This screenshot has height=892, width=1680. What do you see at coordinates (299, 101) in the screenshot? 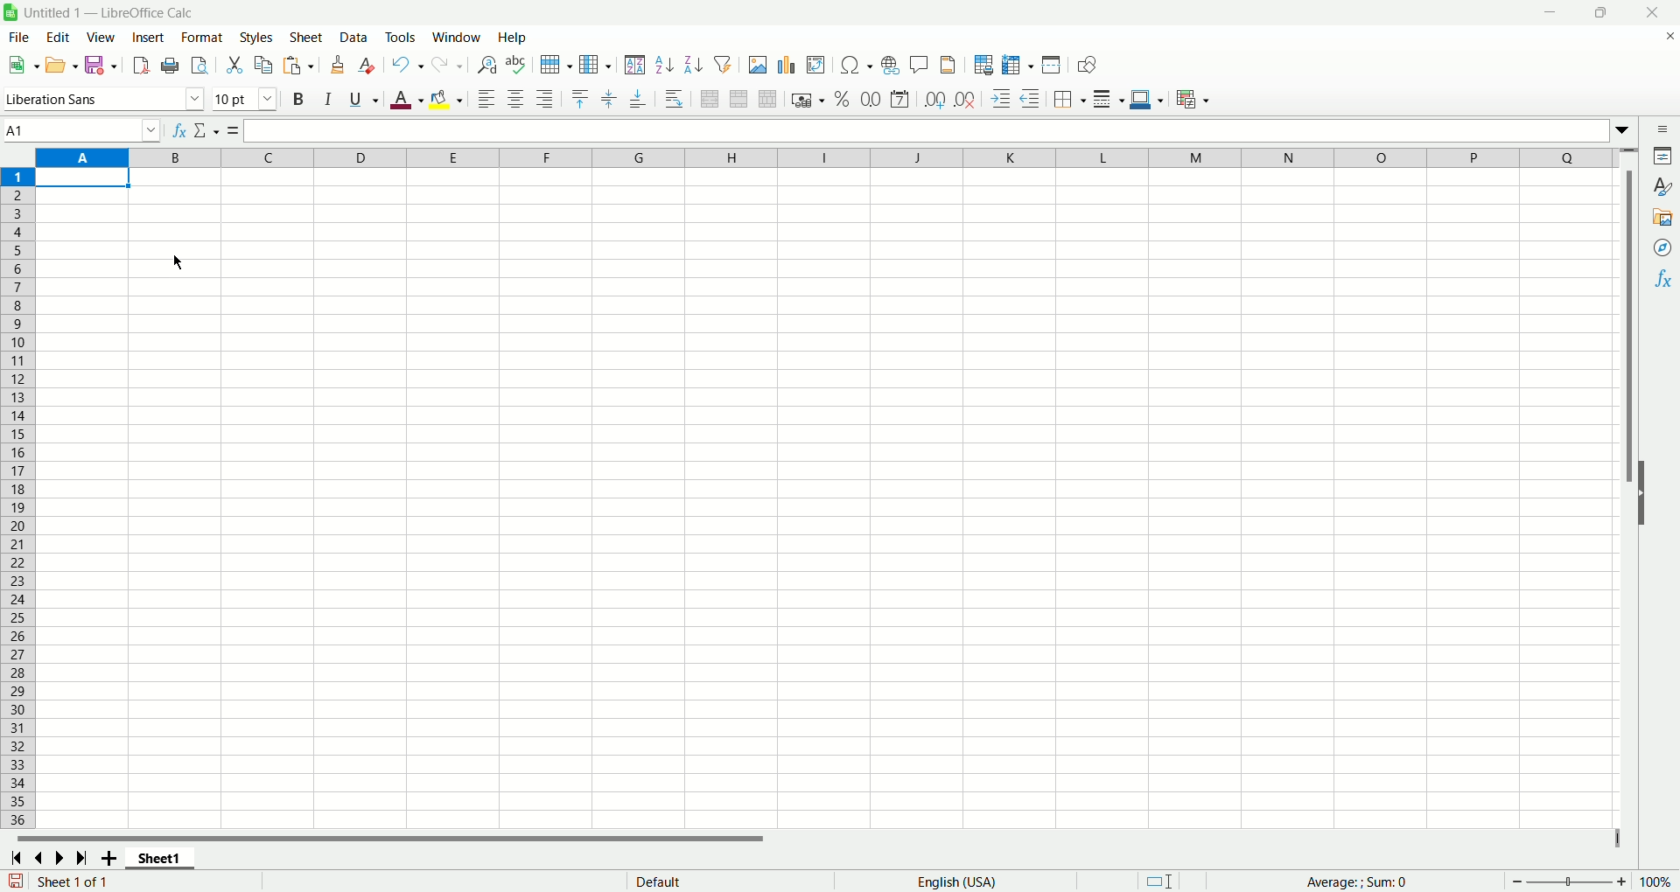
I see `bold` at bounding box center [299, 101].